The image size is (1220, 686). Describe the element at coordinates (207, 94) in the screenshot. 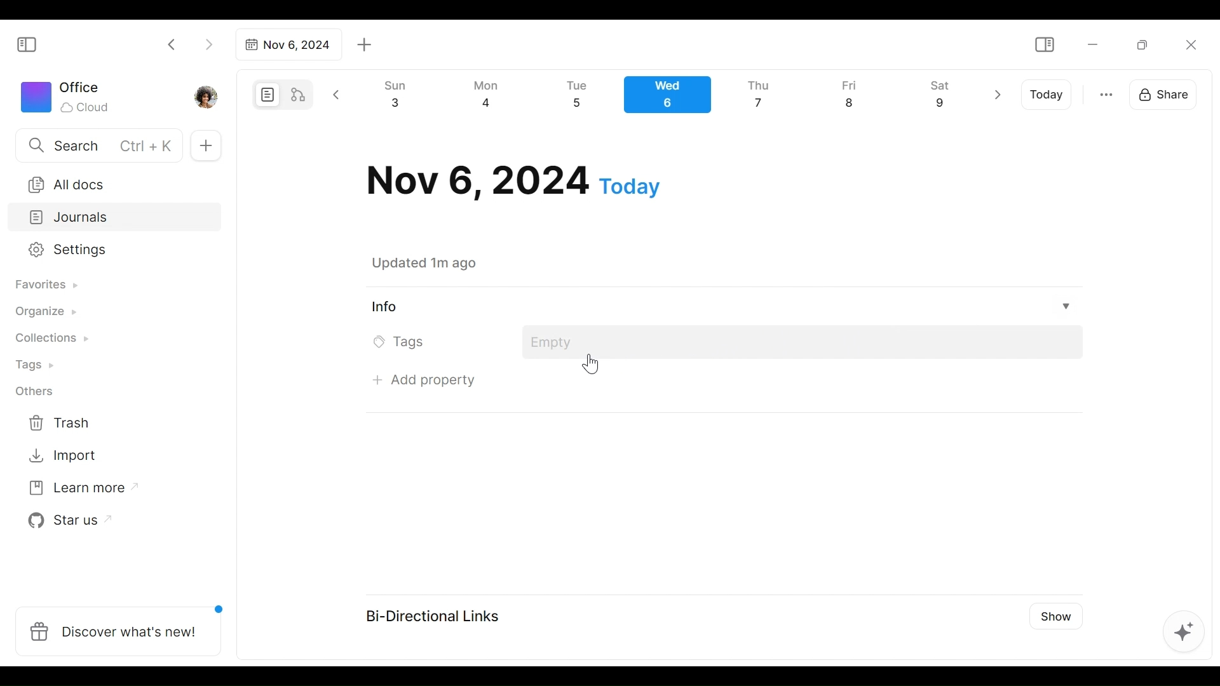

I see `Profile photo` at that location.